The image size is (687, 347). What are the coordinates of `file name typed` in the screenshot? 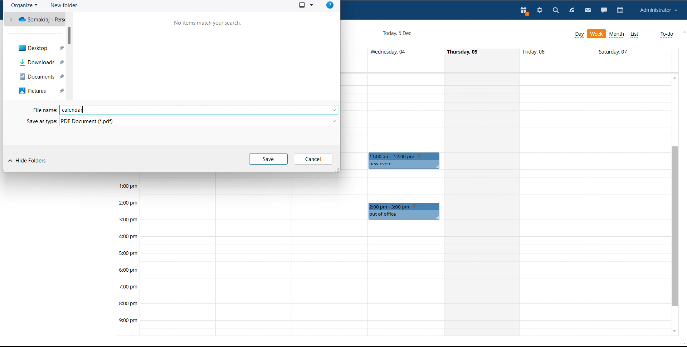 It's located at (185, 110).